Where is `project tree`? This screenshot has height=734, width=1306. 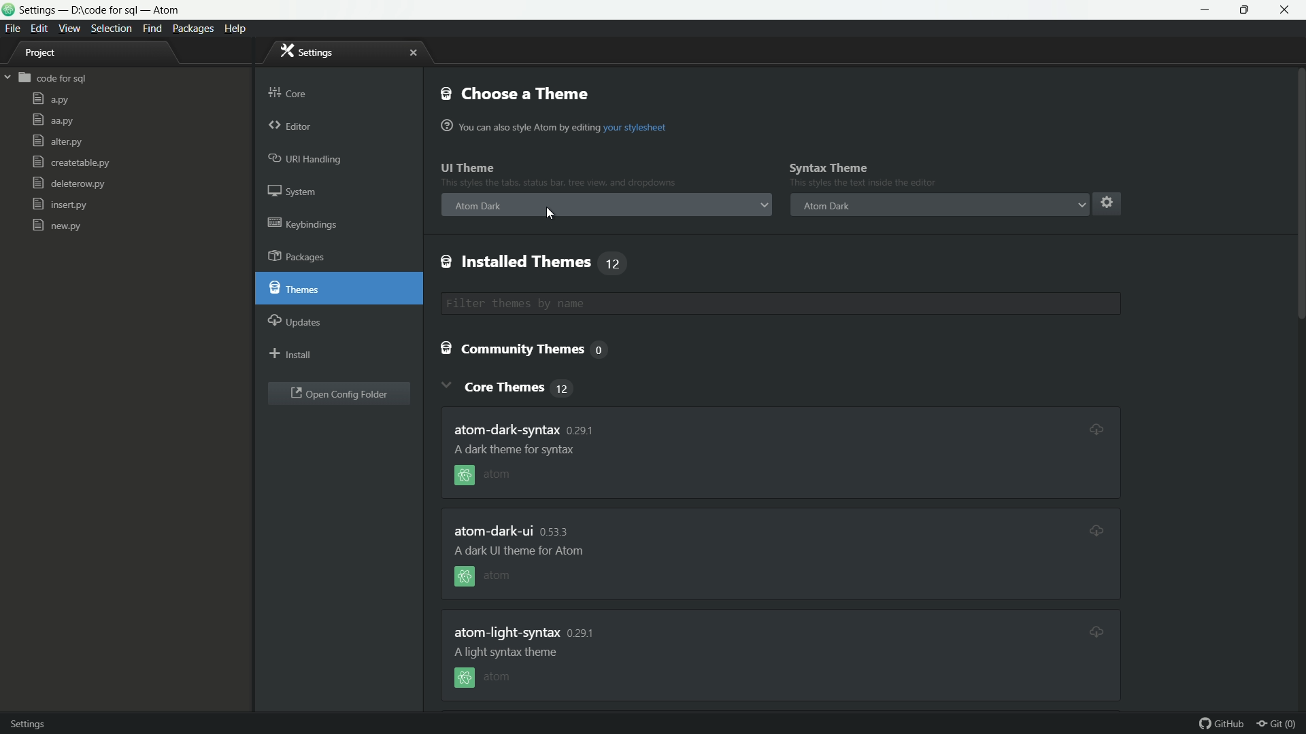
project tree is located at coordinates (48, 54).